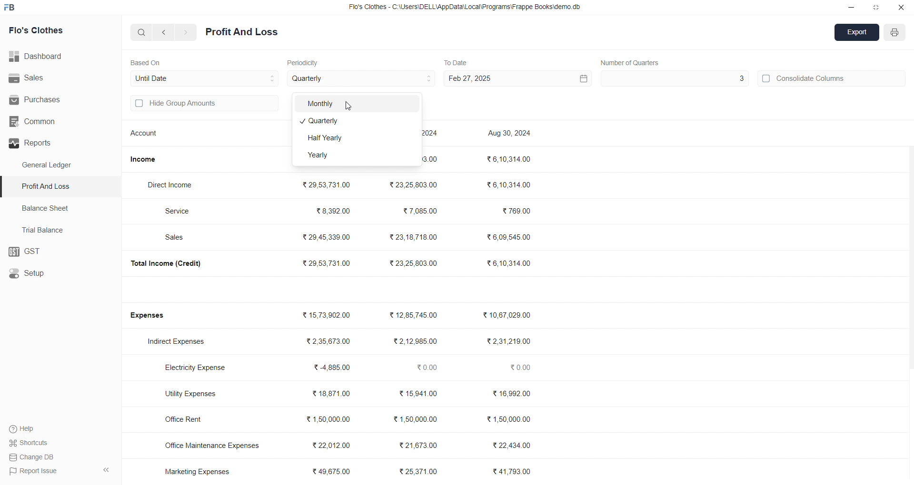  What do you see at coordinates (511, 237) in the screenshot?
I see `₹6,09,545.00` at bounding box center [511, 237].